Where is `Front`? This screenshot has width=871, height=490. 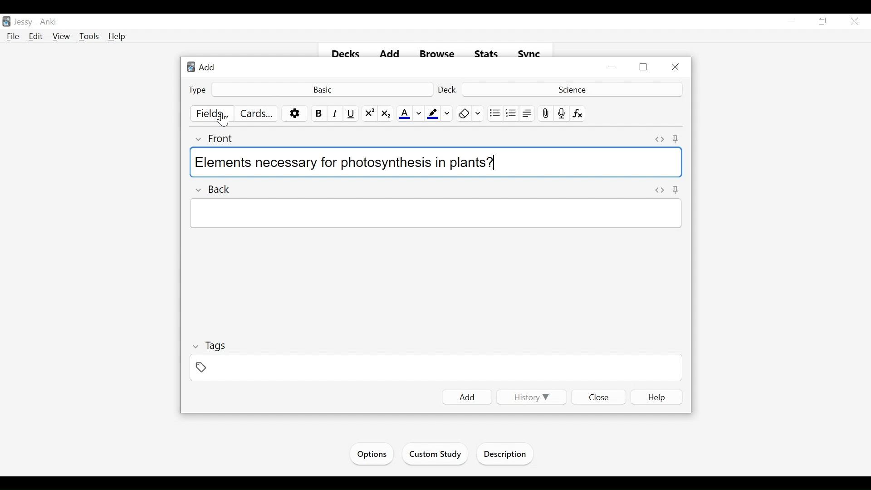 Front is located at coordinates (220, 138).